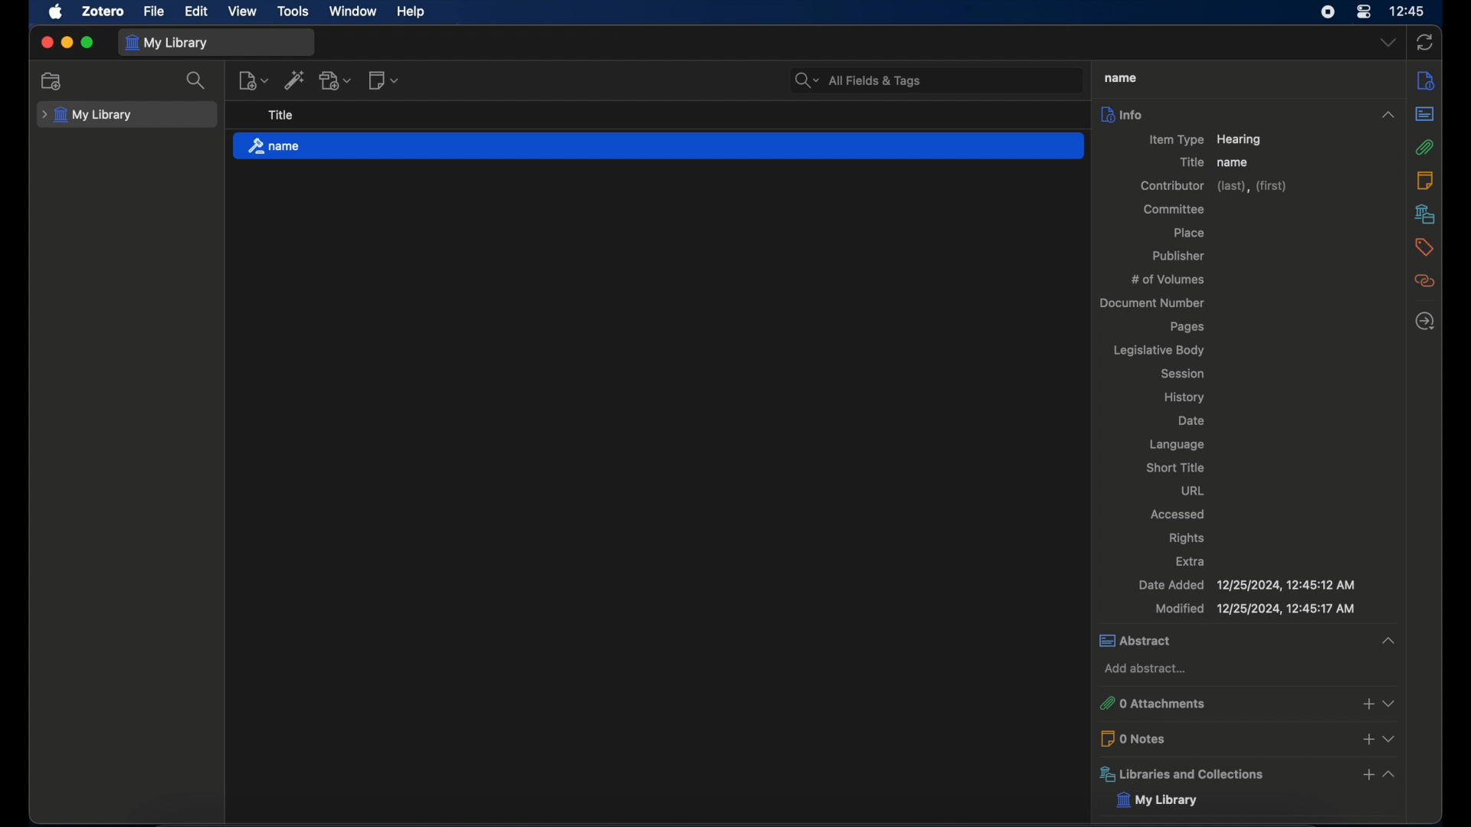 The height and width of the screenshot is (827, 1471). Describe the element at coordinates (57, 11) in the screenshot. I see `apple` at that location.